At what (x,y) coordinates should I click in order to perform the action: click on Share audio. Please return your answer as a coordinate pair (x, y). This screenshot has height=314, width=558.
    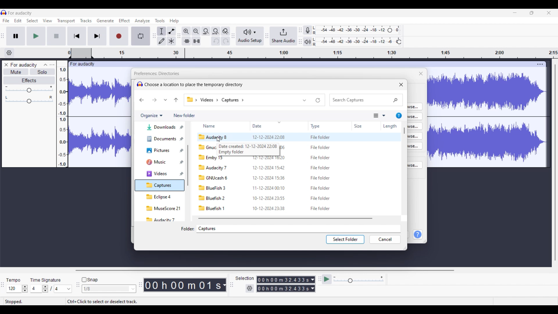
    Looking at the image, I should click on (284, 36).